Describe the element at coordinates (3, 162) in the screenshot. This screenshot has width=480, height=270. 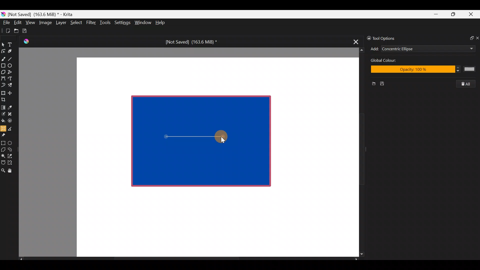
I see `Bezier curve selection tool` at that location.